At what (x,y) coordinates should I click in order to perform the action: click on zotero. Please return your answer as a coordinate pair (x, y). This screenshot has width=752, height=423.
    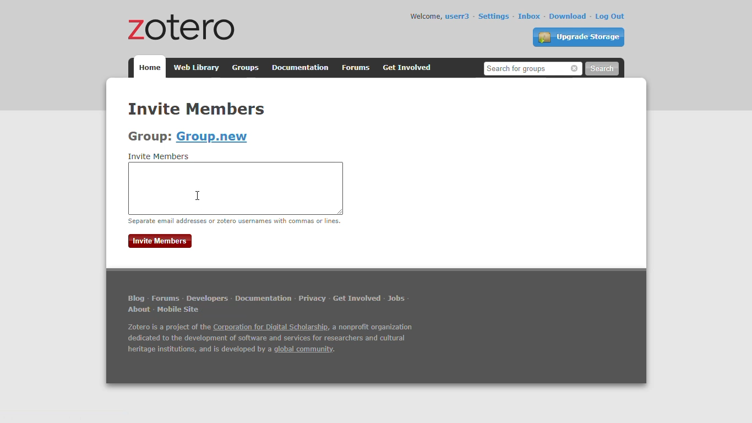
    Looking at the image, I should click on (178, 26).